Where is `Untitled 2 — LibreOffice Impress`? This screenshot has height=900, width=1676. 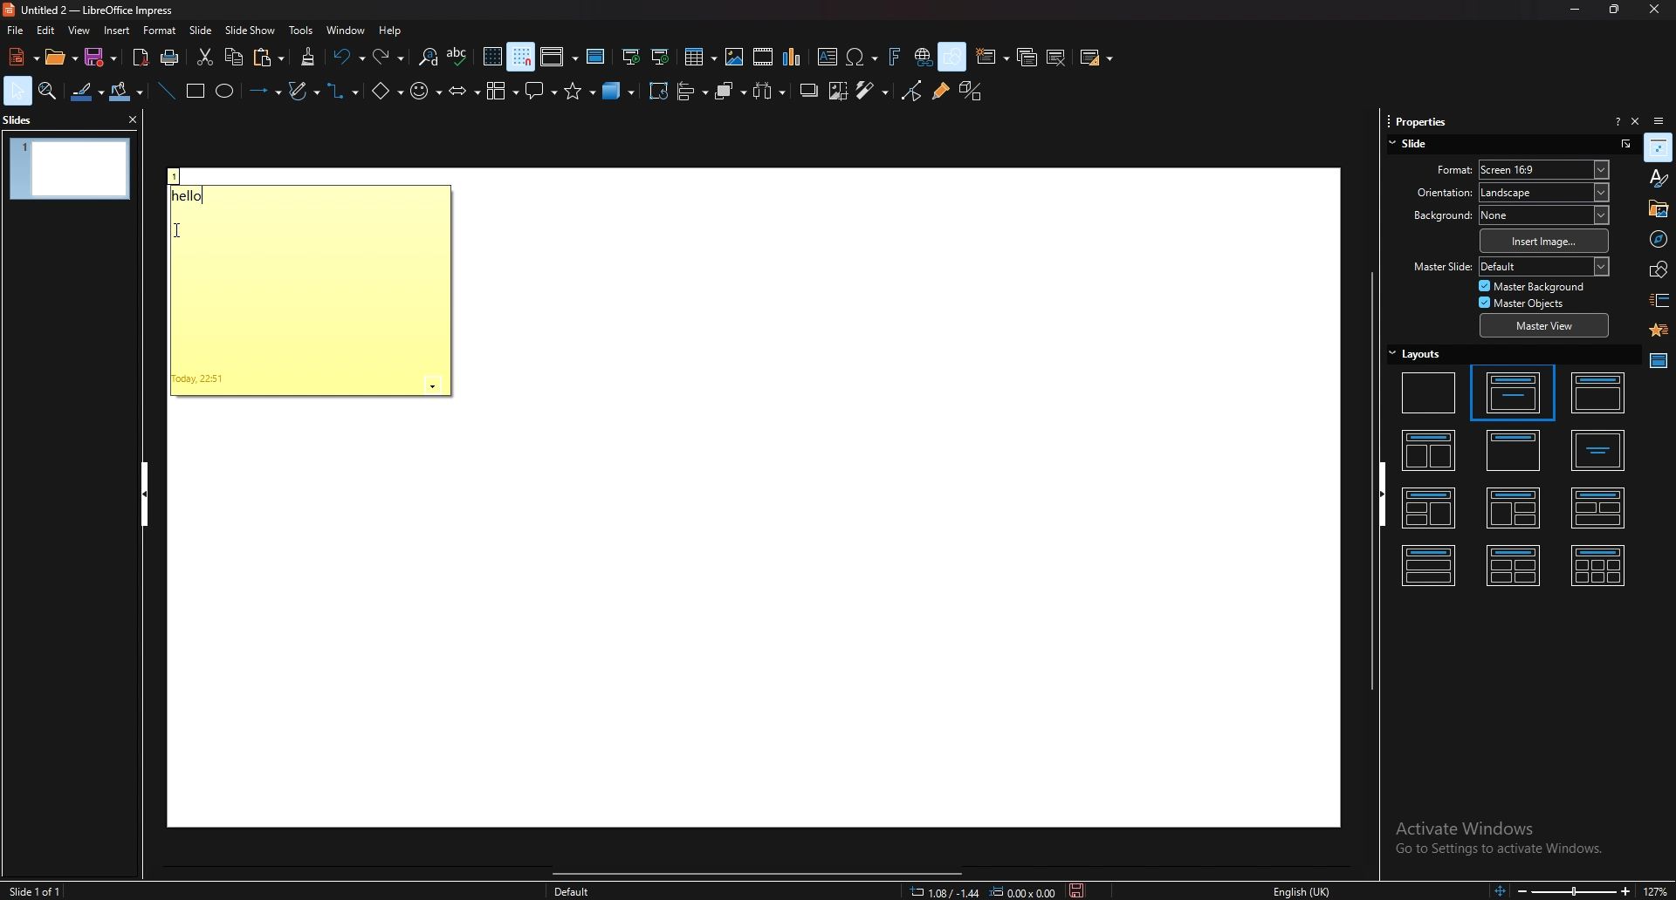
Untitled 2 — LibreOffice Impress is located at coordinates (99, 9).